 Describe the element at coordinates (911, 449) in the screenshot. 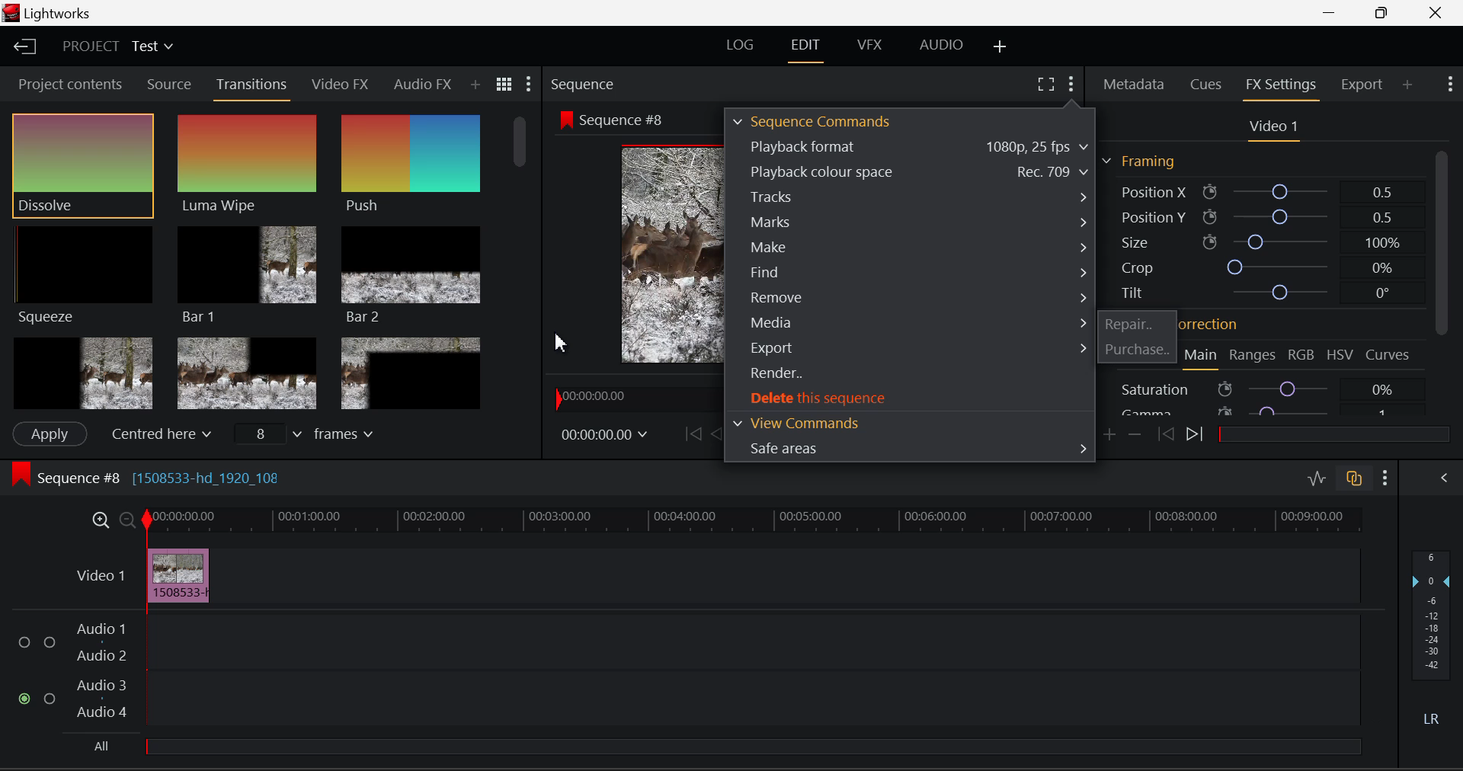

I see `Safe areas` at that location.